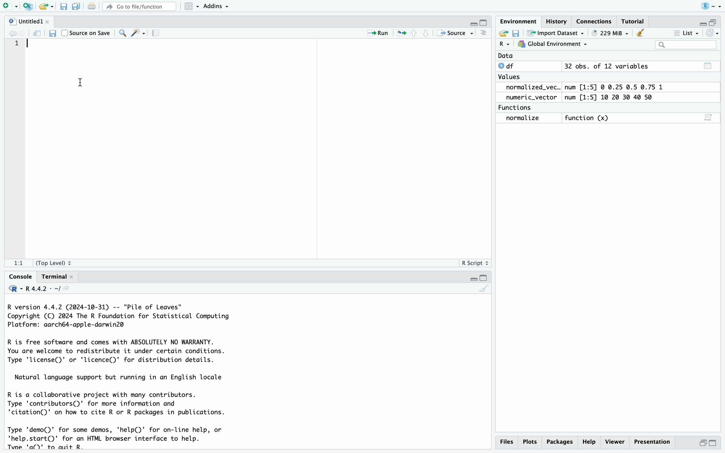 The width and height of the screenshot is (725, 453). I want to click on new file, so click(9, 6).